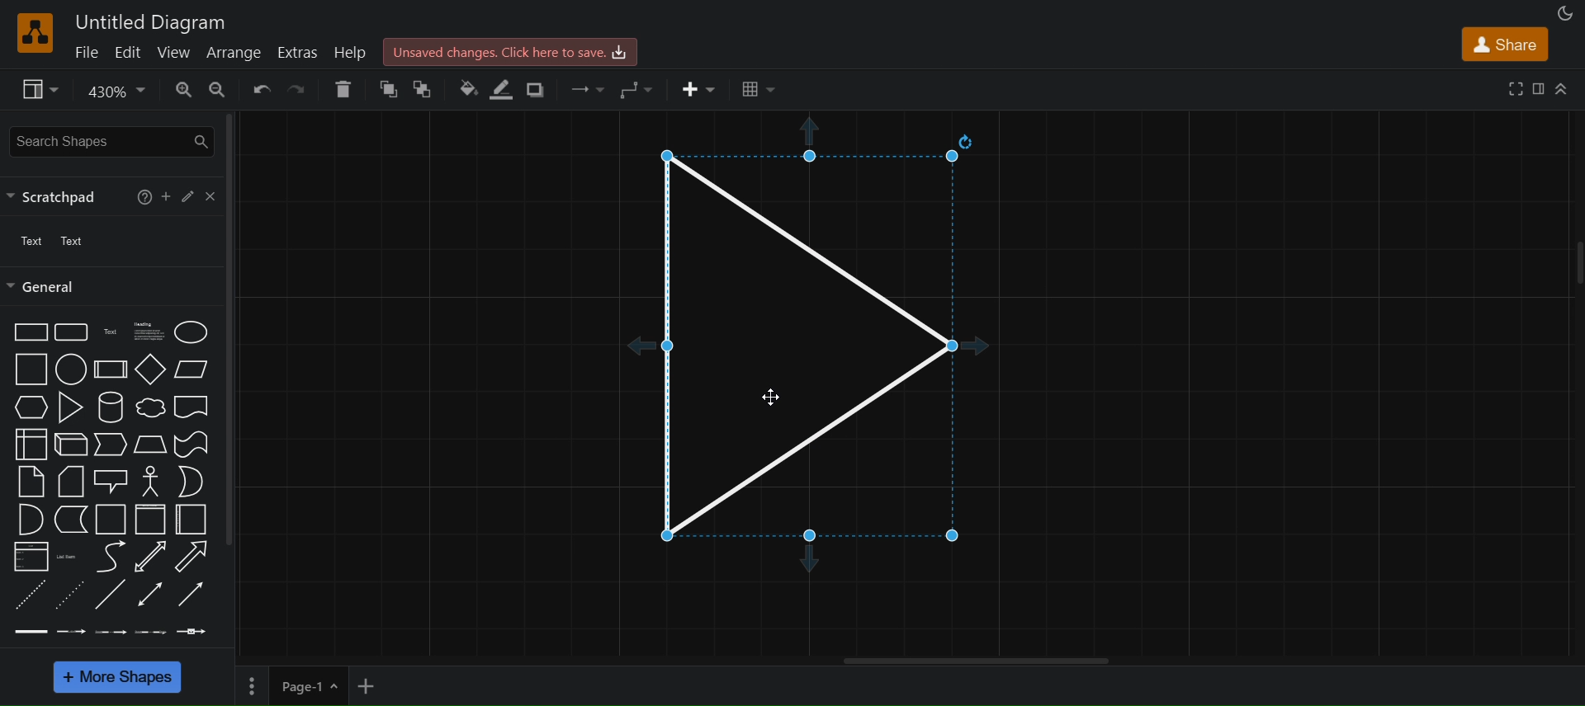 The image size is (1585, 706). I want to click on Unsaved changes. click here to save., so click(512, 50).